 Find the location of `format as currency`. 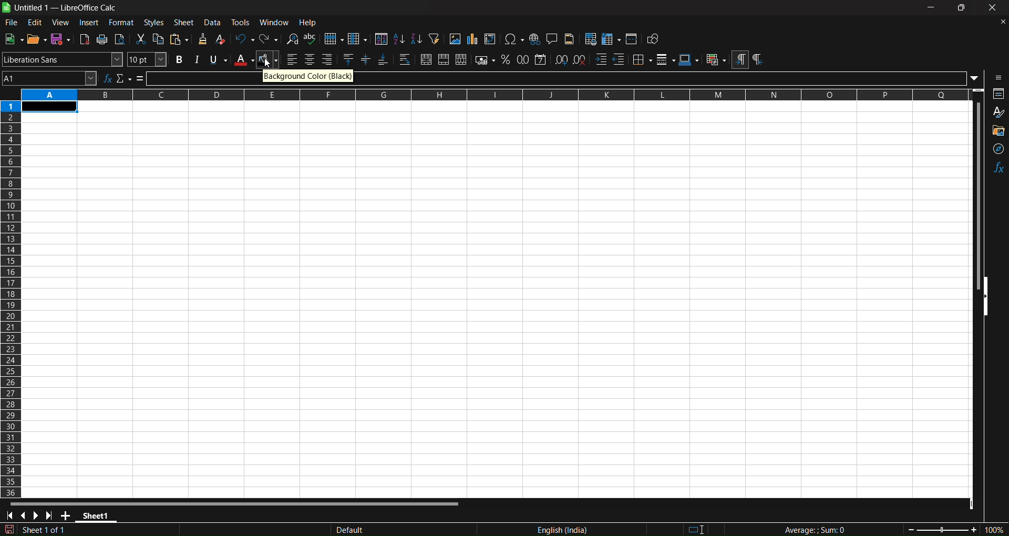

format as currency is located at coordinates (483, 60).